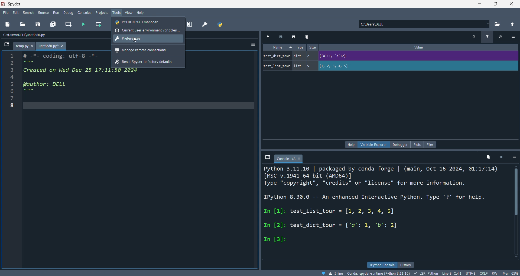  What do you see at coordinates (36, 36) in the screenshot?
I see `C:\Users\DELL \untitled0.py` at bounding box center [36, 36].